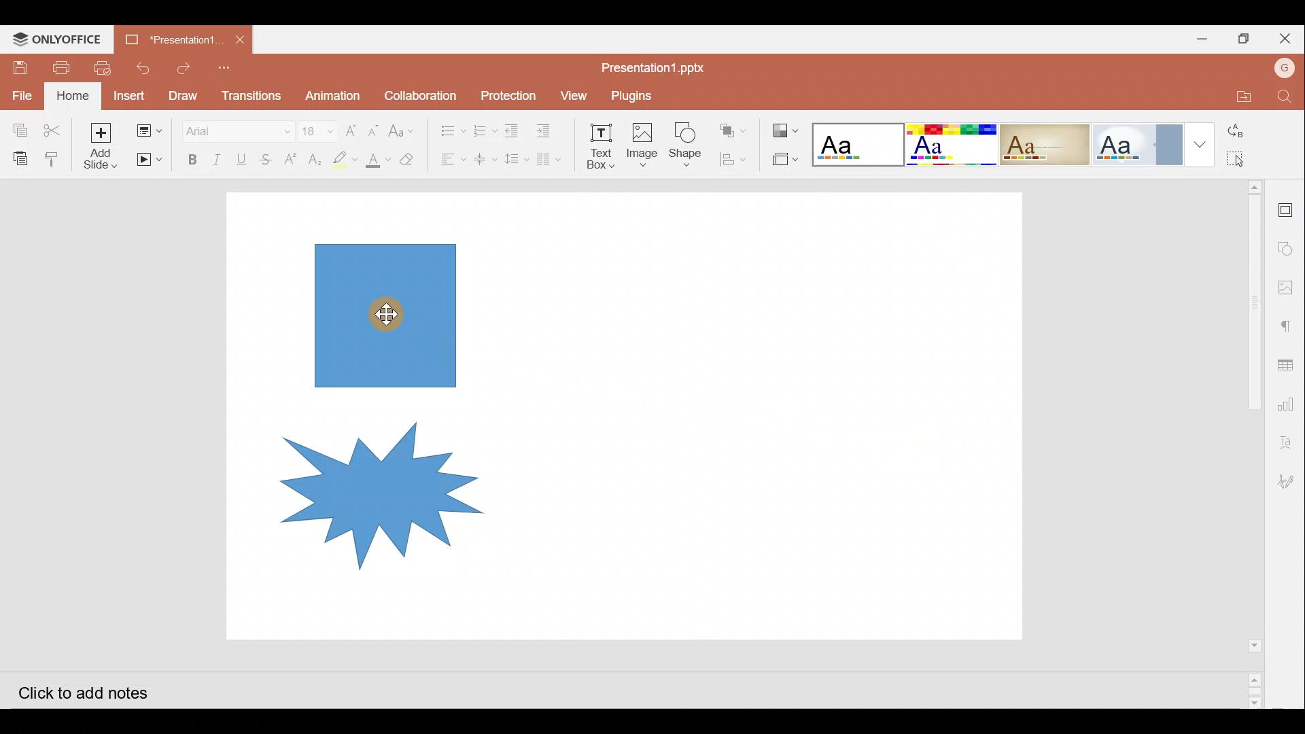  What do you see at coordinates (347, 158) in the screenshot?
I see `Highlight colour` at bounding box center [347, 158].